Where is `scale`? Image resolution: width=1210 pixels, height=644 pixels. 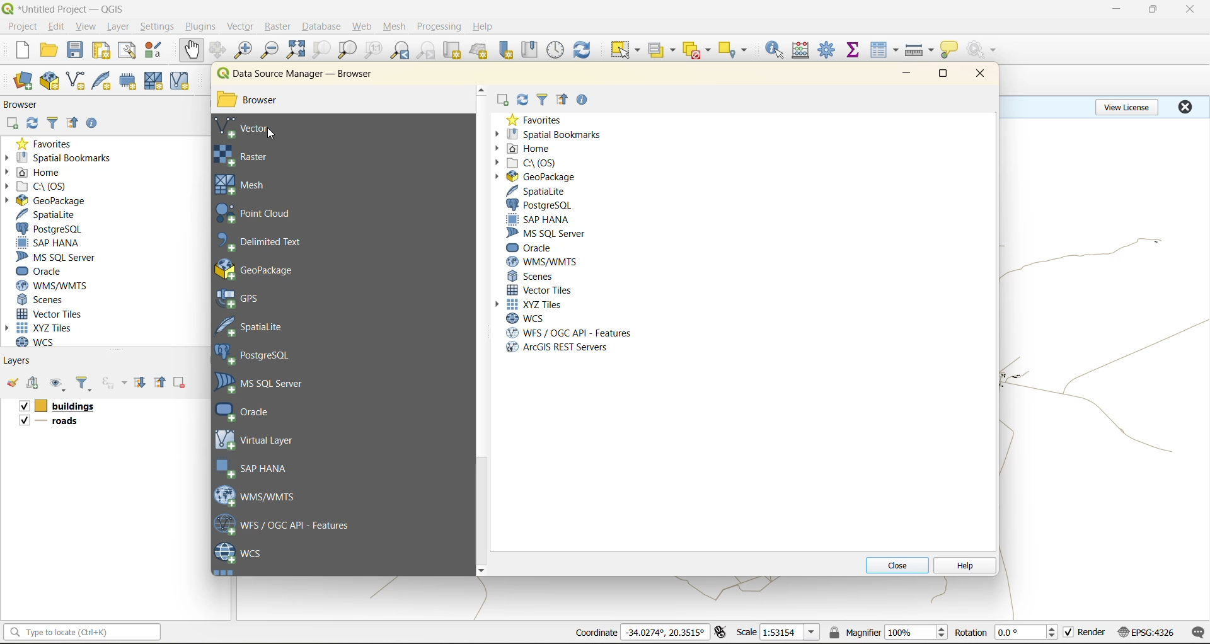
scale is located at coordinates (746, 631).